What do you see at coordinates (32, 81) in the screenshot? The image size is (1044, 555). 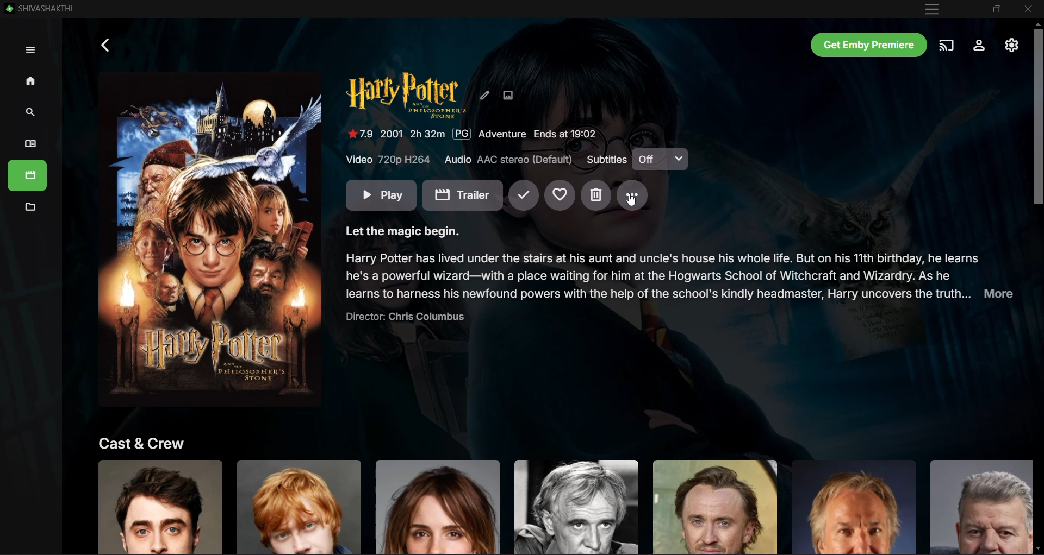 I see `Home` at bounding box center [32, 81].